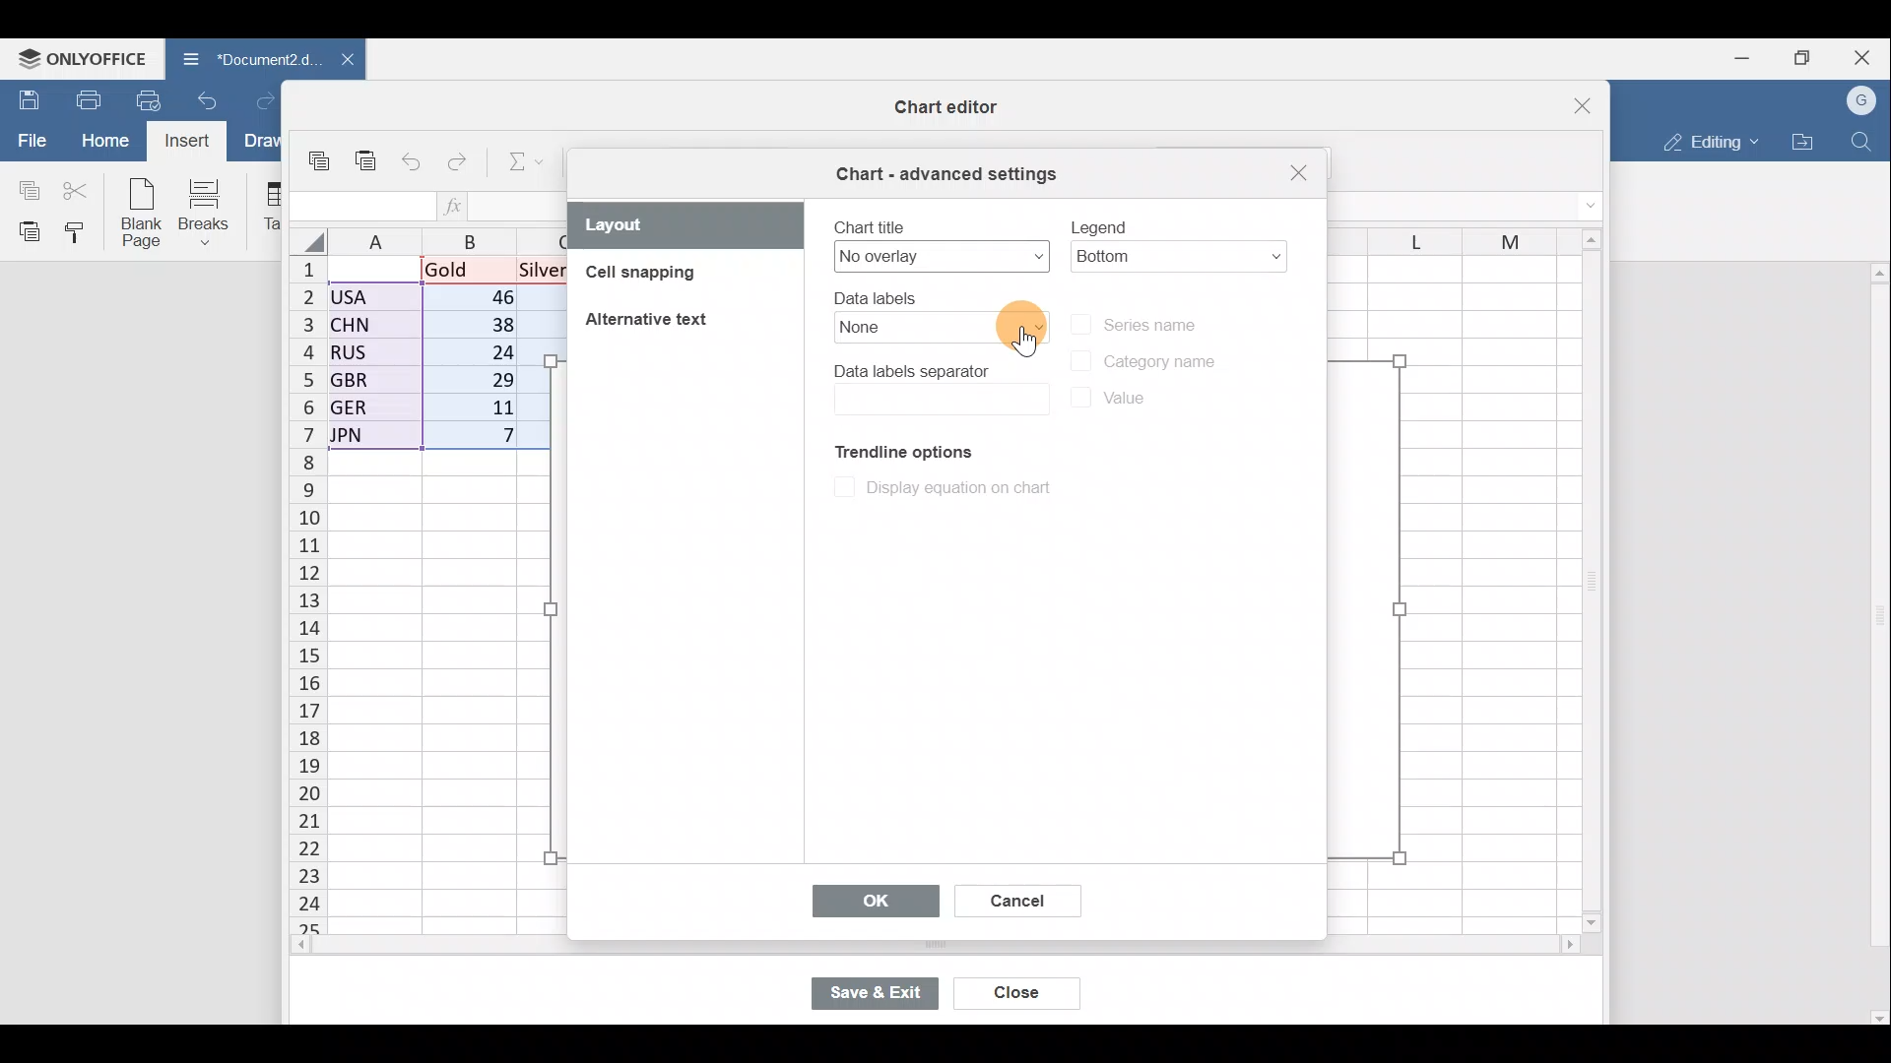  What do you see at coordinates (259, 141) in the screenshot?
I see `Draw` at bounding box center [259, 141].